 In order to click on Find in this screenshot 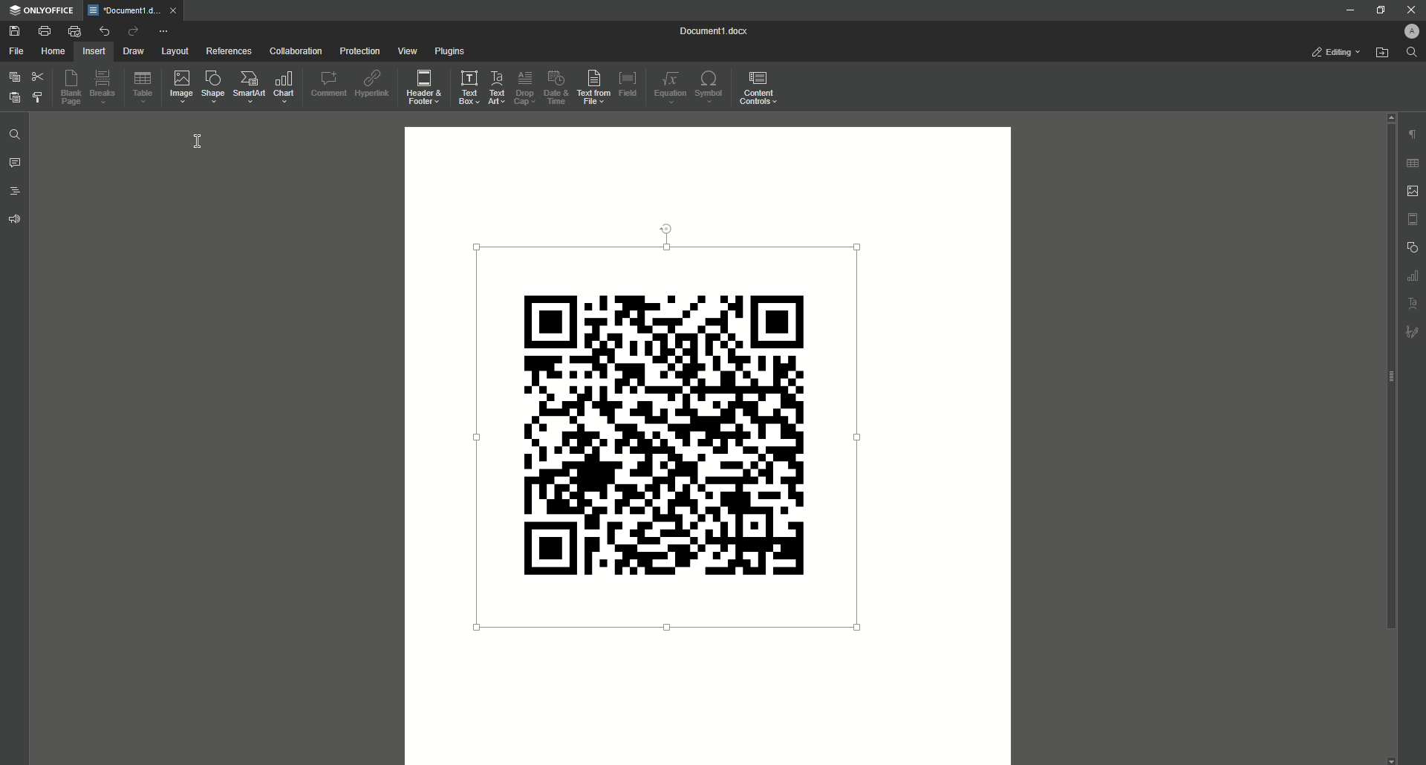, I will do `click(1413, 53)`.